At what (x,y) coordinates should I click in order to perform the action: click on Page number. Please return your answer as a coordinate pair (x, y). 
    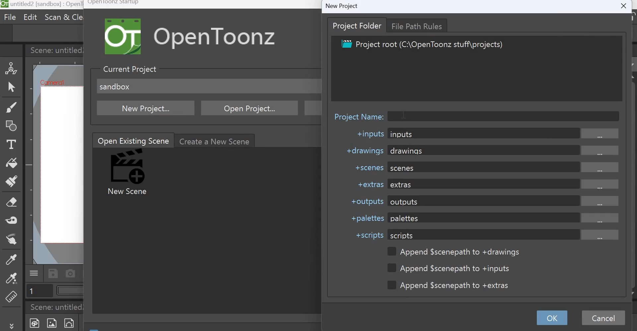
    Looking at the image, I should click on (39, 292).